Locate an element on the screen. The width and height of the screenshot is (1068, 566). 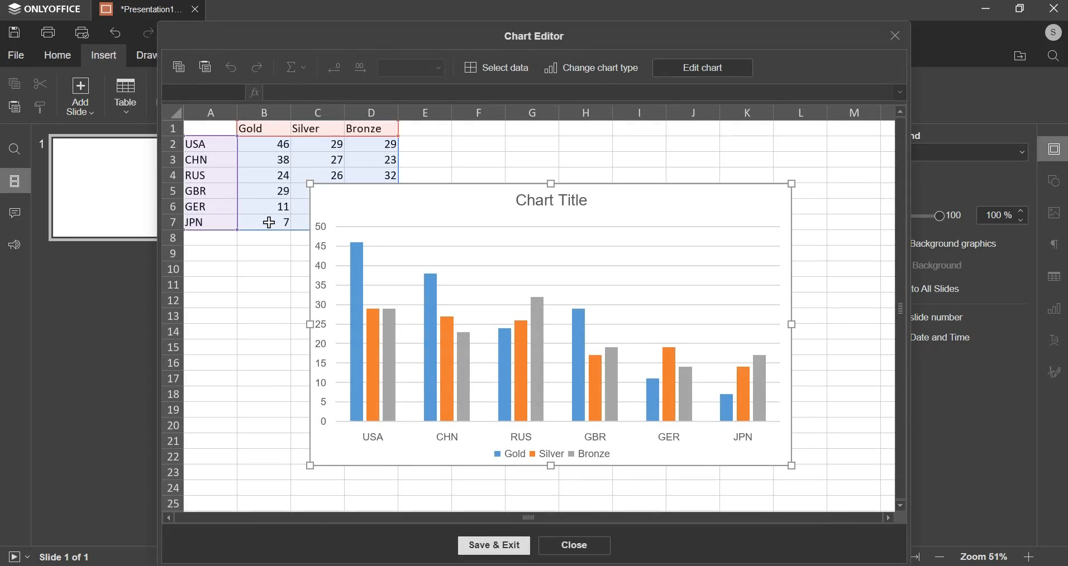
start slide show is located at coordinates (17, 557).